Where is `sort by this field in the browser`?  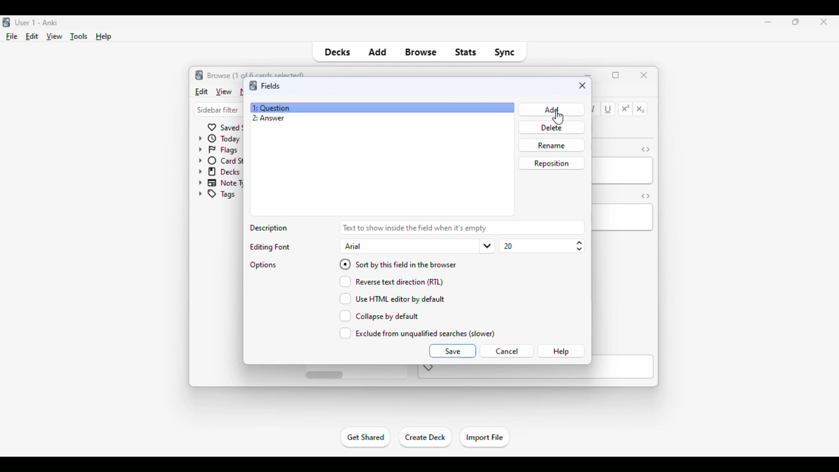 sort by this field in the browser is located at coordinates (398, 264).